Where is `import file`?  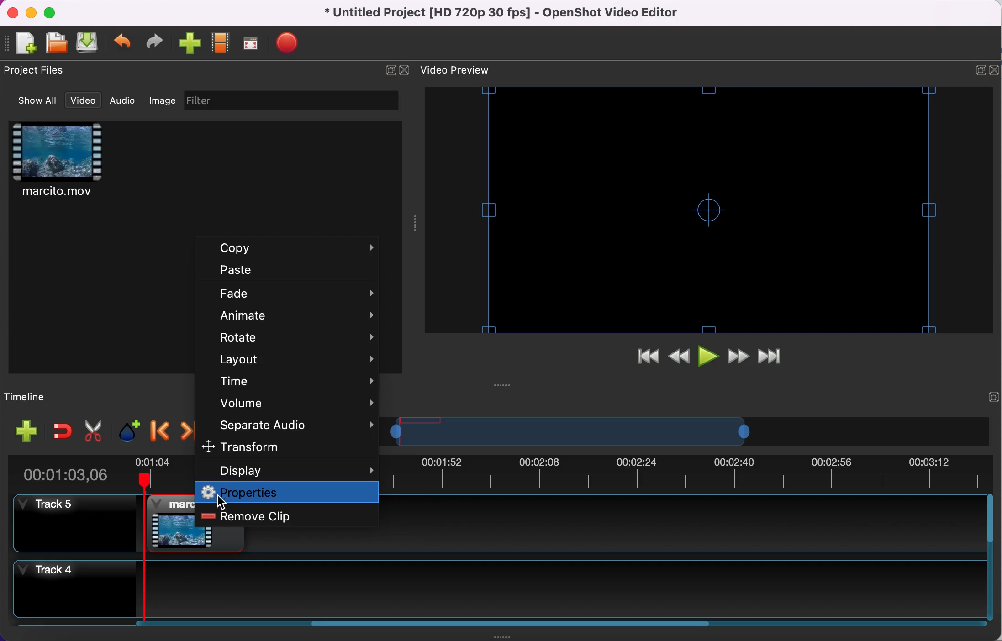
import file is located at coordinates (190, 44).